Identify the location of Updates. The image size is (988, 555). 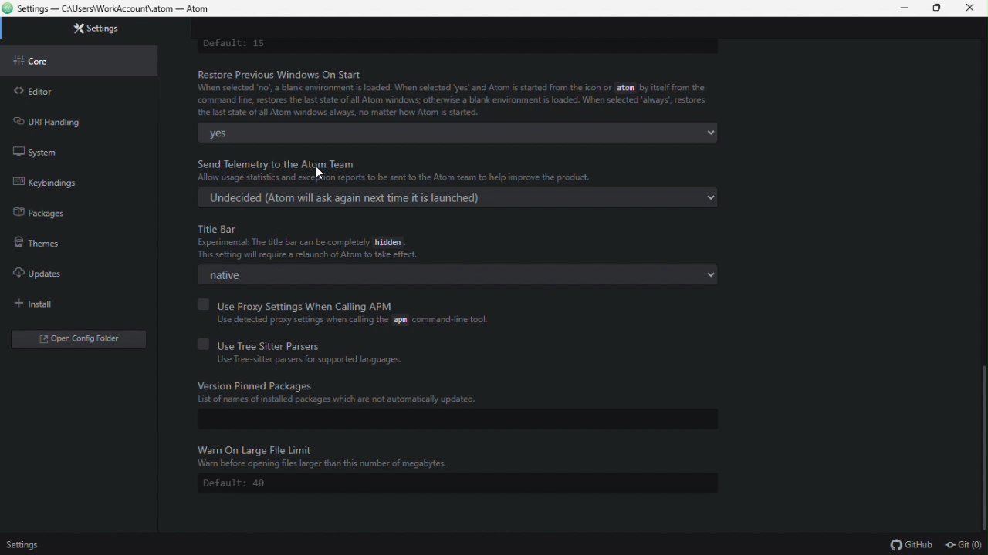
(50, 274).